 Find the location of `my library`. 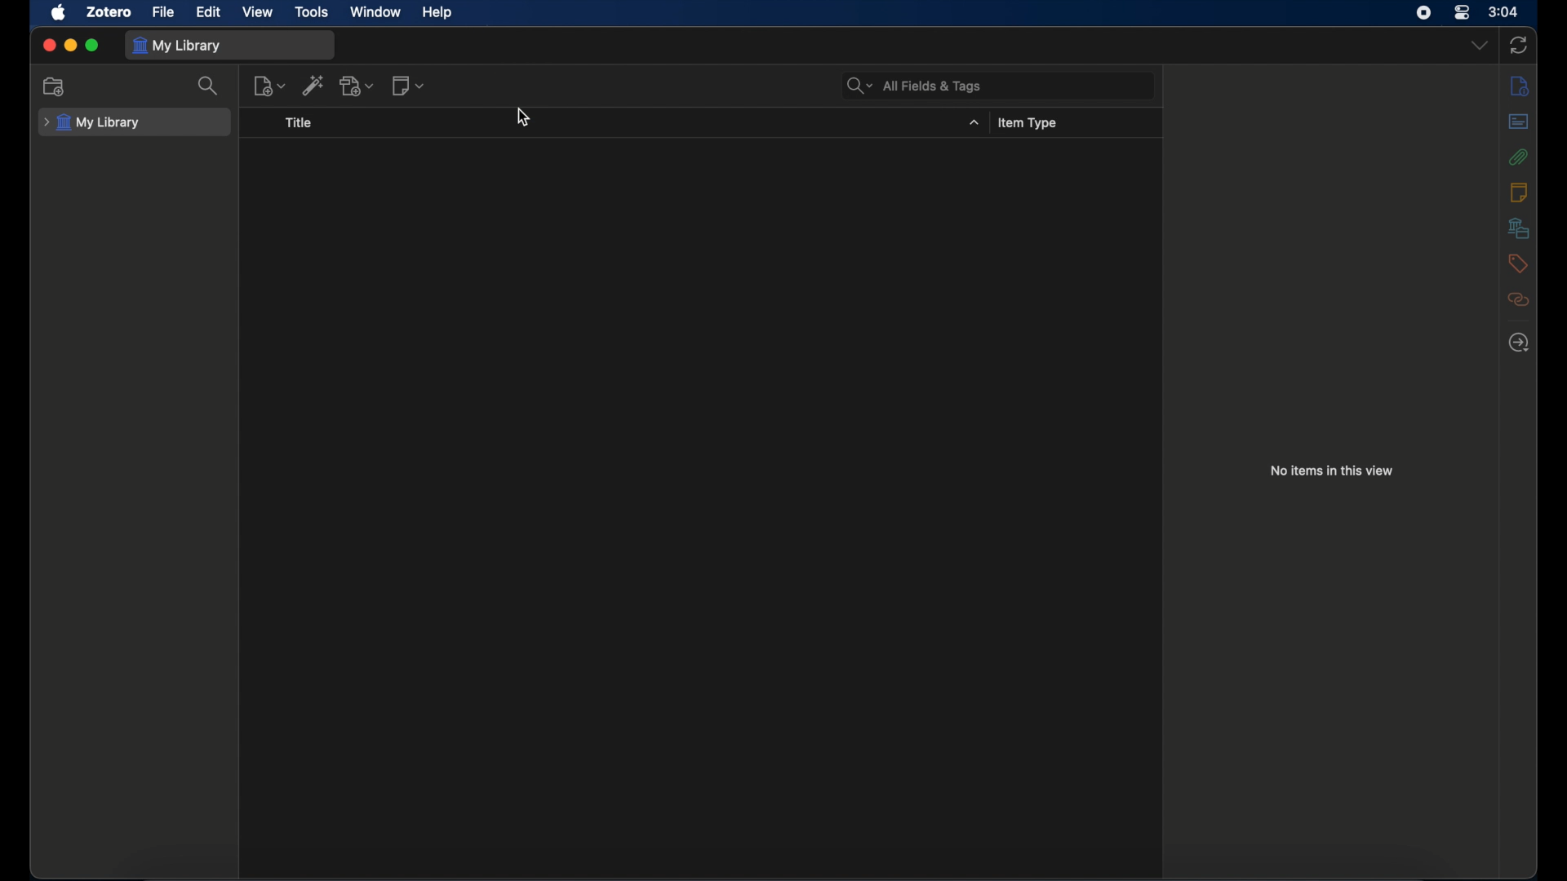

my library is located at coordinates (94, 123).